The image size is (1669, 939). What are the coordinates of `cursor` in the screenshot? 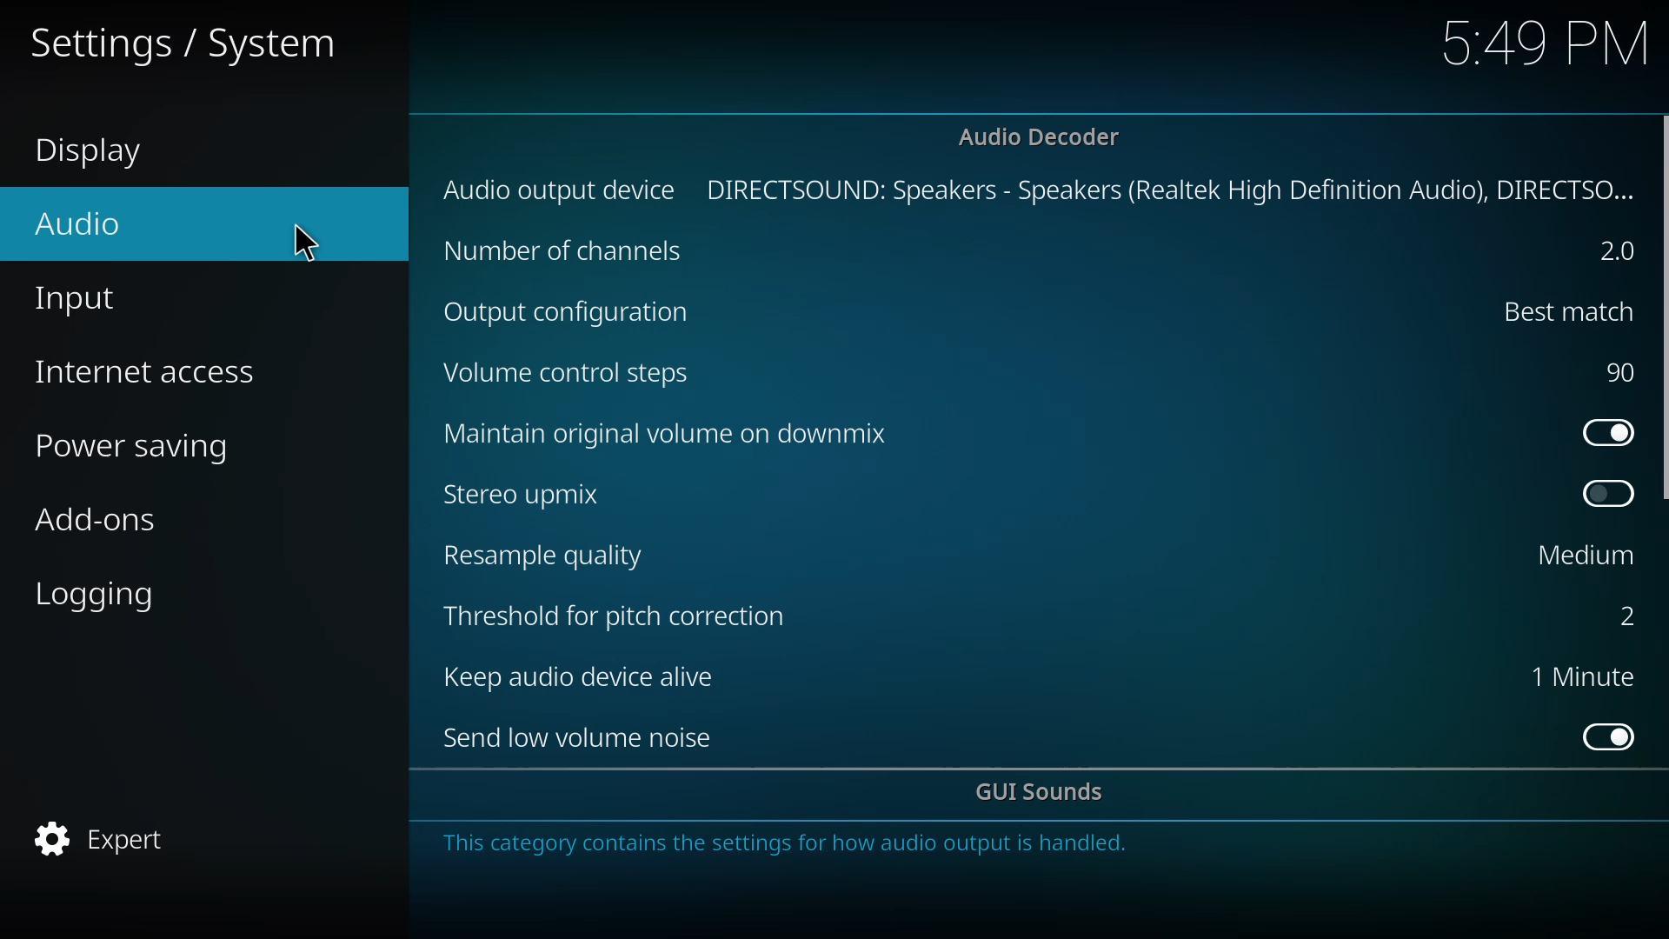 It's located at (298, 242).